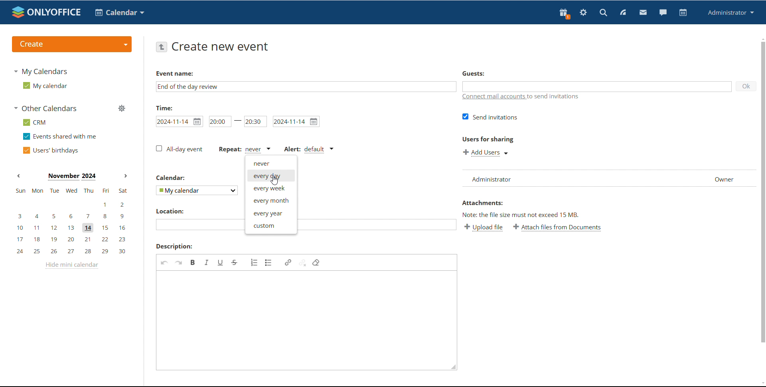  Describe the element at coordinates (564, 14) in the screenshot. I see `present` at that location.